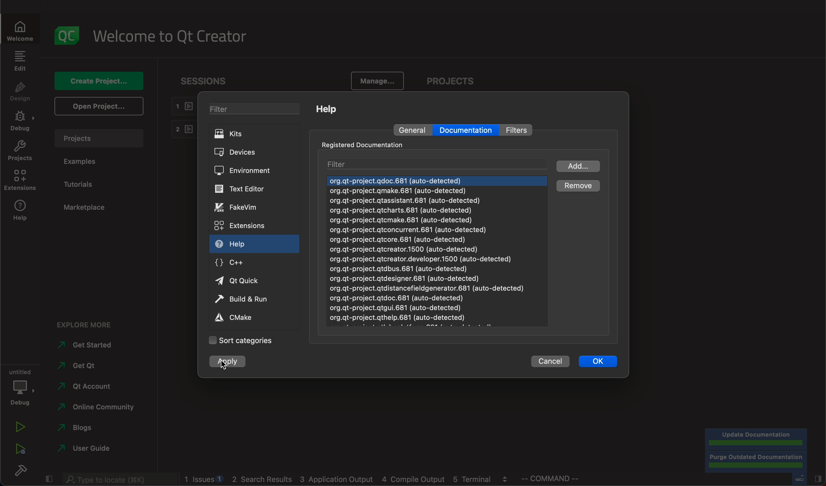 The image size is (826, 486). Describe the element at coordinates (87, 387) in the screenshot. I see `account` at that location.